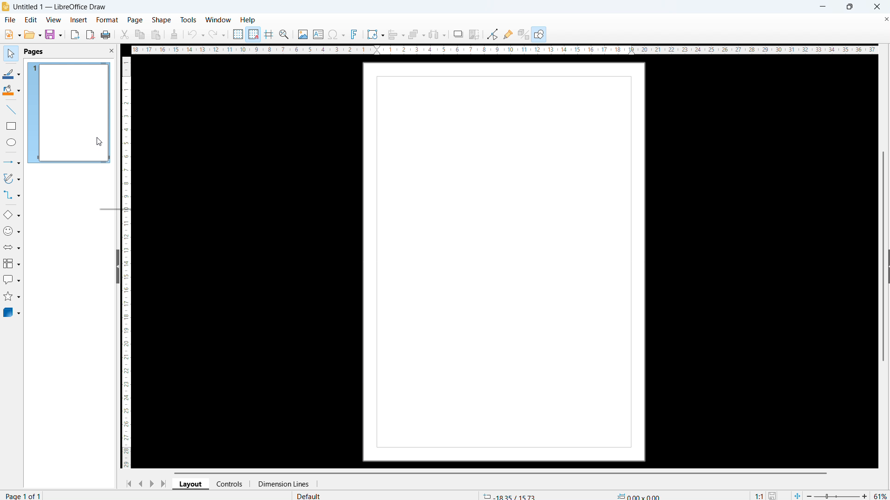 The image size is (890, 500). Describe the element at coordinates (507, 34) in the screenshot. I see `show gluepoint functions` at that location.